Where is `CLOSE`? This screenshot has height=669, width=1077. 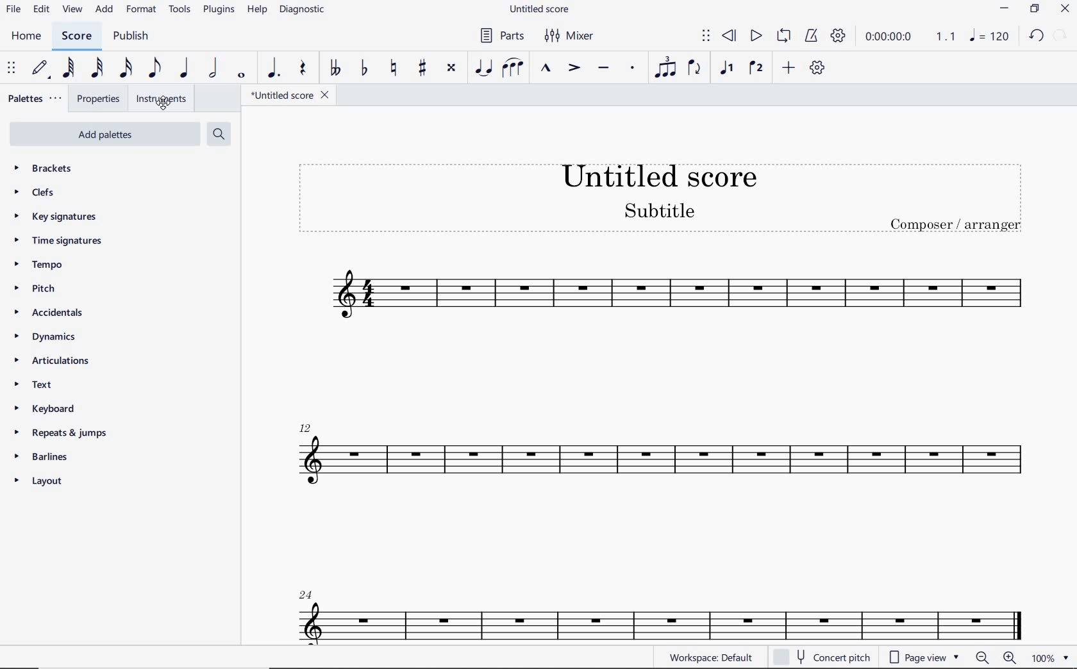
CLOSE is located at coordinates (1065, 9).